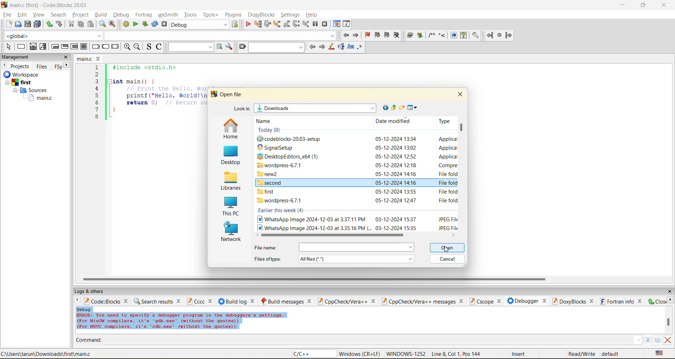 This screenshot has width=675, height=359. What do you see at coordinates (271, 130) in the screenshot?
I see `Today (8)` at bounding box center [271, 130].